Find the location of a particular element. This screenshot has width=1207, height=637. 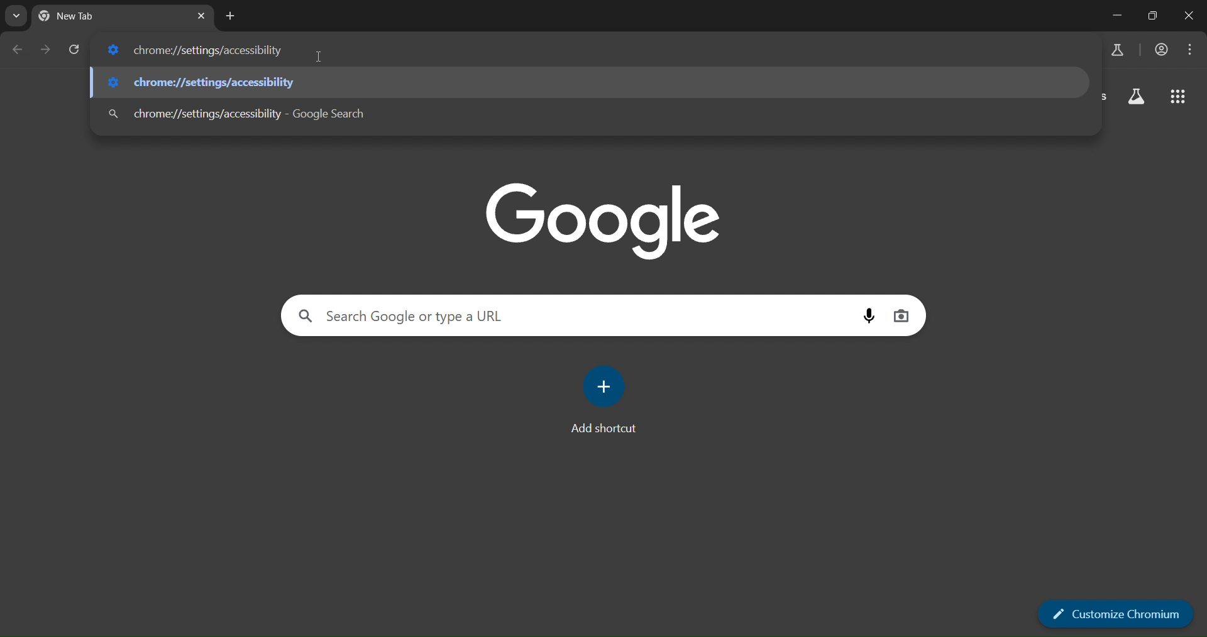

menu is located at coordinates (1189, 50).